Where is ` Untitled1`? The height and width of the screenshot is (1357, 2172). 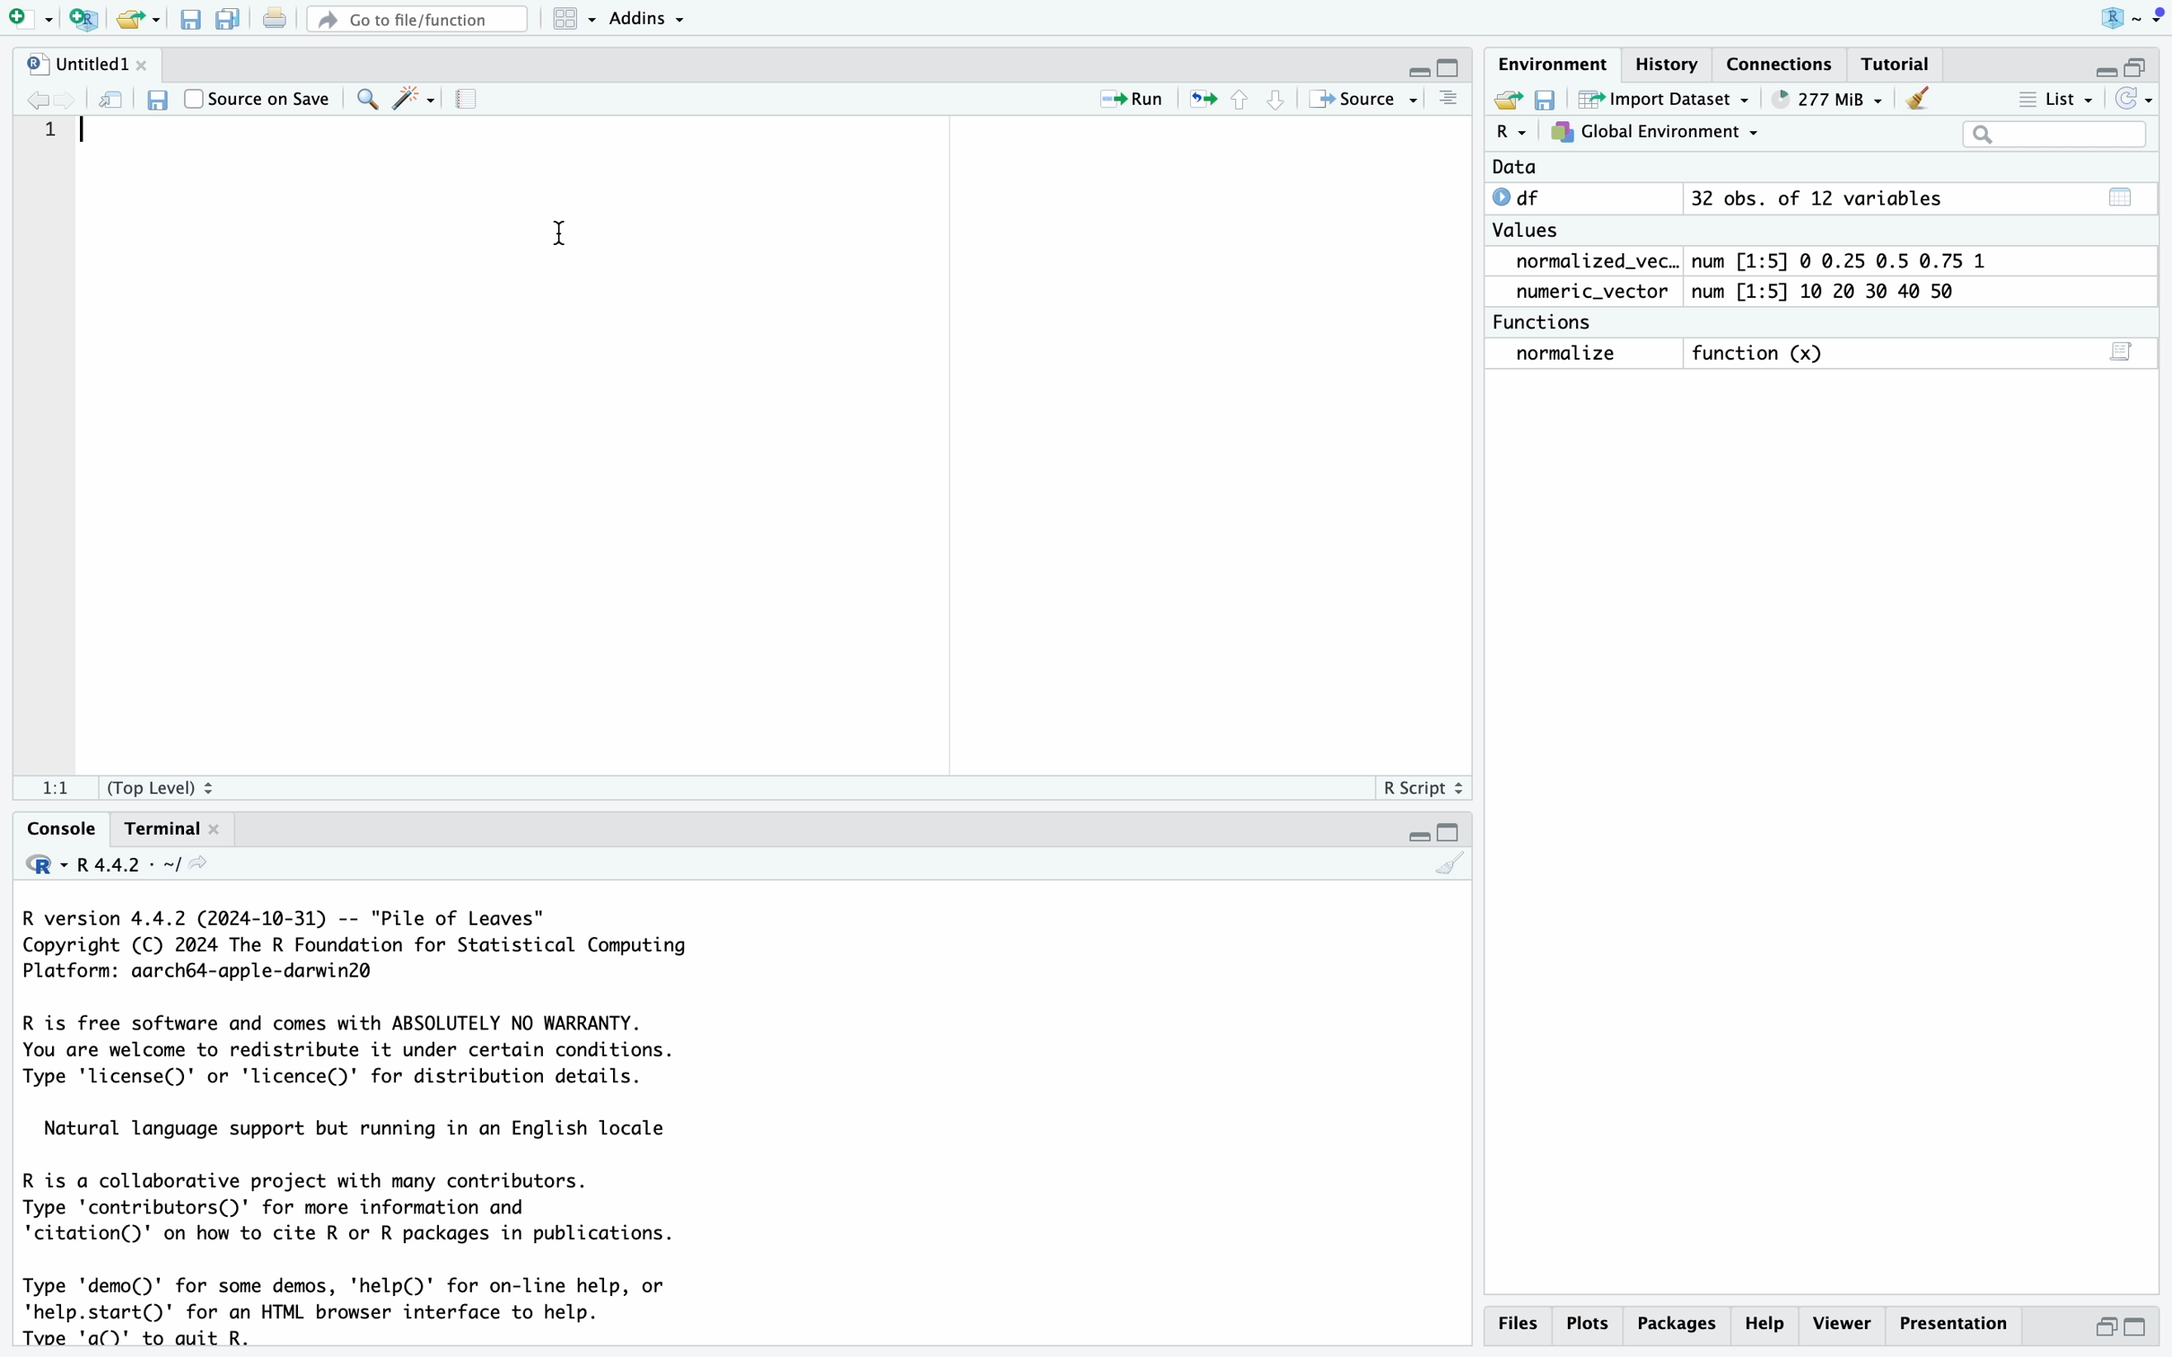
 Untitled1 is located at coordinates (90, 63).